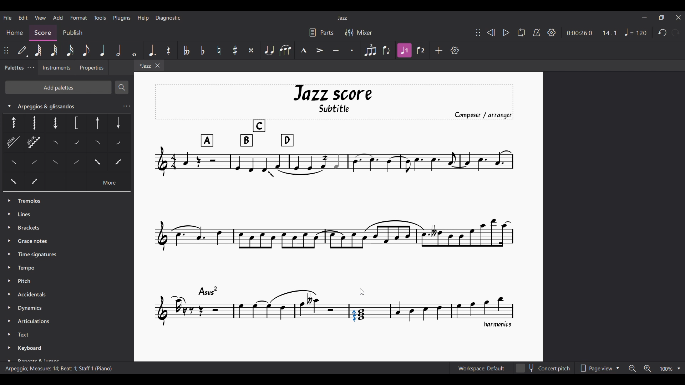 This screenshot has height=385, width=685. I want to click on , so click(32, 123).